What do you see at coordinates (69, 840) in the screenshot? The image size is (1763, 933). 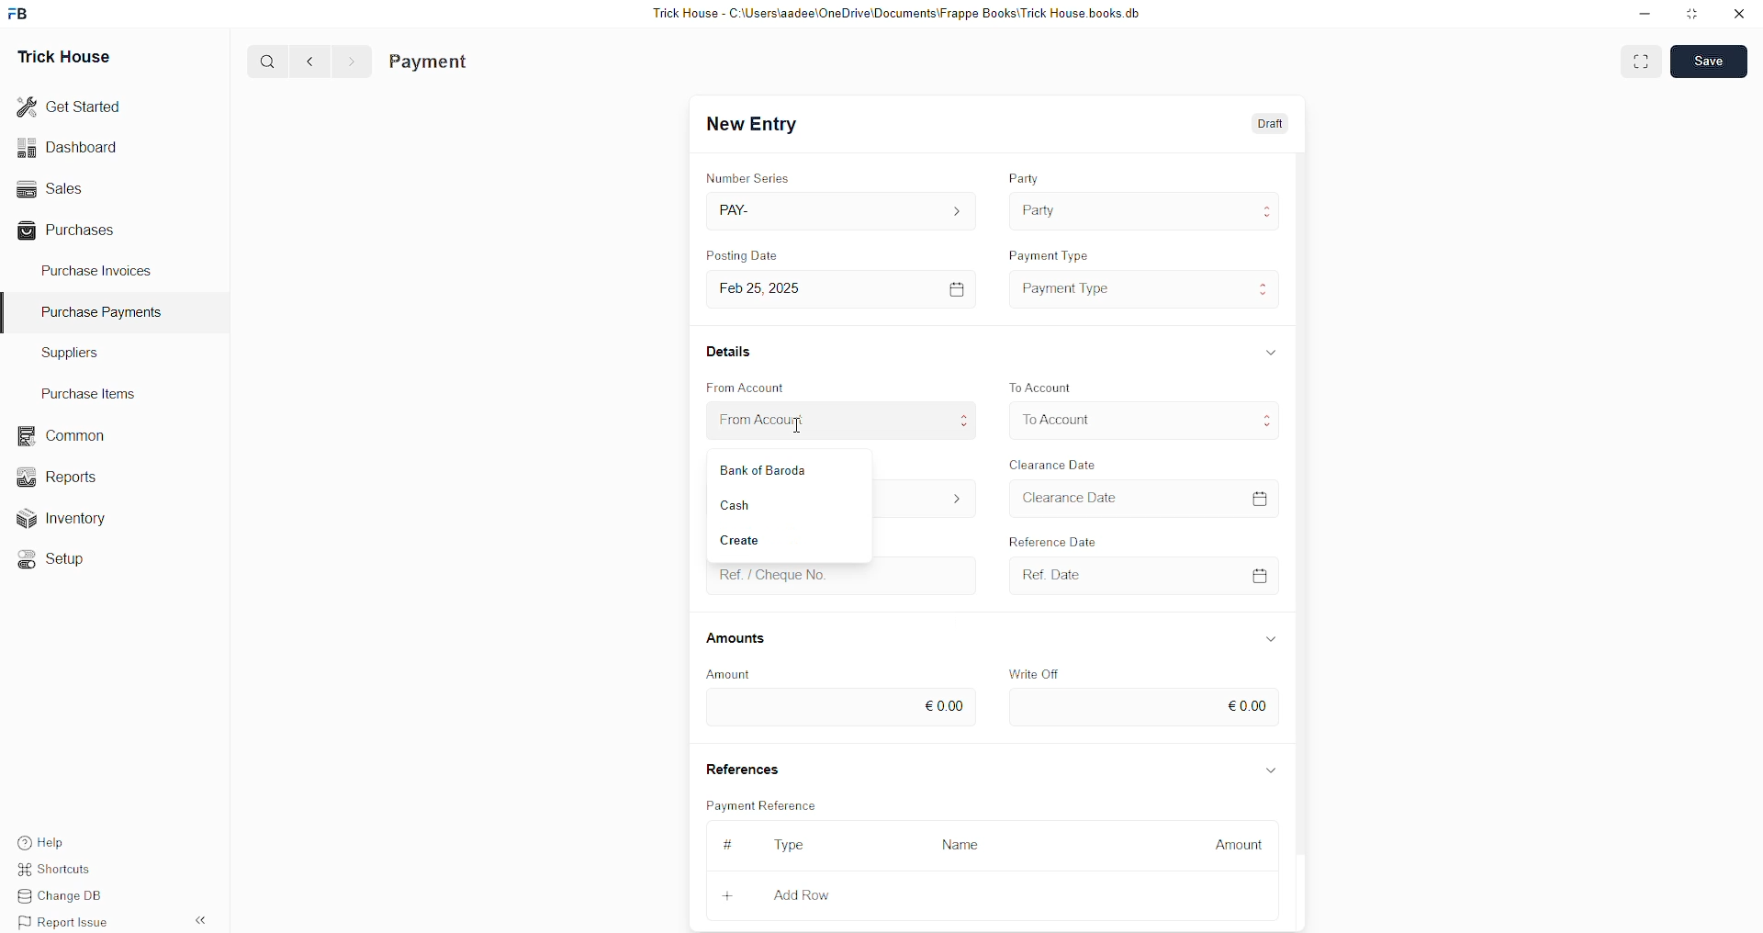 I see ` Help` at bounding box center [69, 840].